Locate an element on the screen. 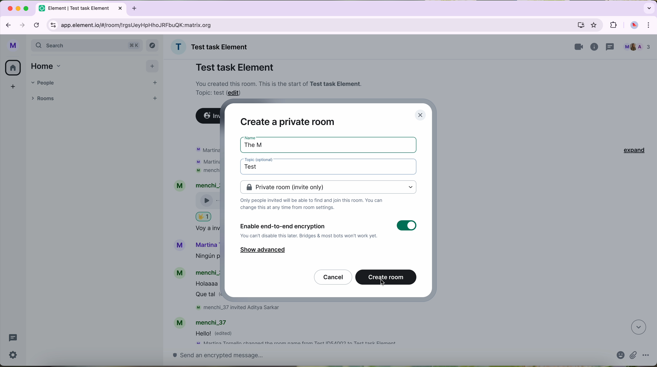 Image resolution: width=657 pixels, height=367 pixels. add button is located at coordinates (152, 66).